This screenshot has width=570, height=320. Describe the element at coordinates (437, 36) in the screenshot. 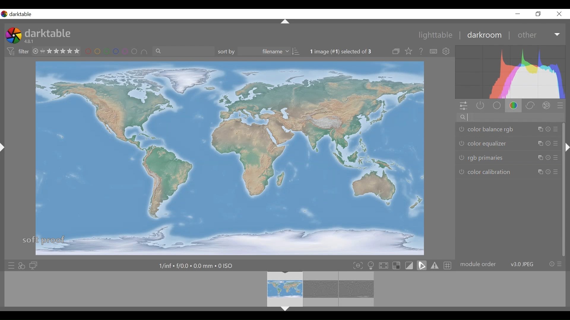

I see `lighttable` at that location.